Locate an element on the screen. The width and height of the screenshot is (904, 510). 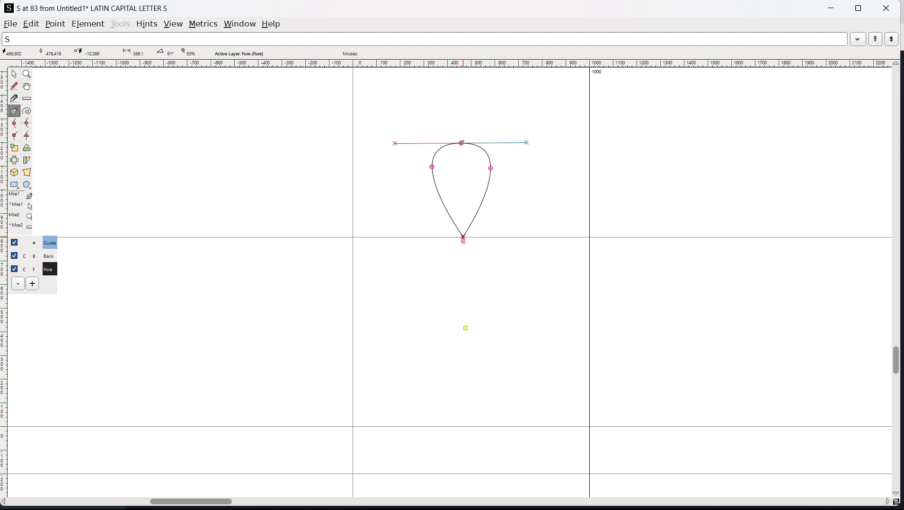
C B Back is located at coordinates (48, 255).